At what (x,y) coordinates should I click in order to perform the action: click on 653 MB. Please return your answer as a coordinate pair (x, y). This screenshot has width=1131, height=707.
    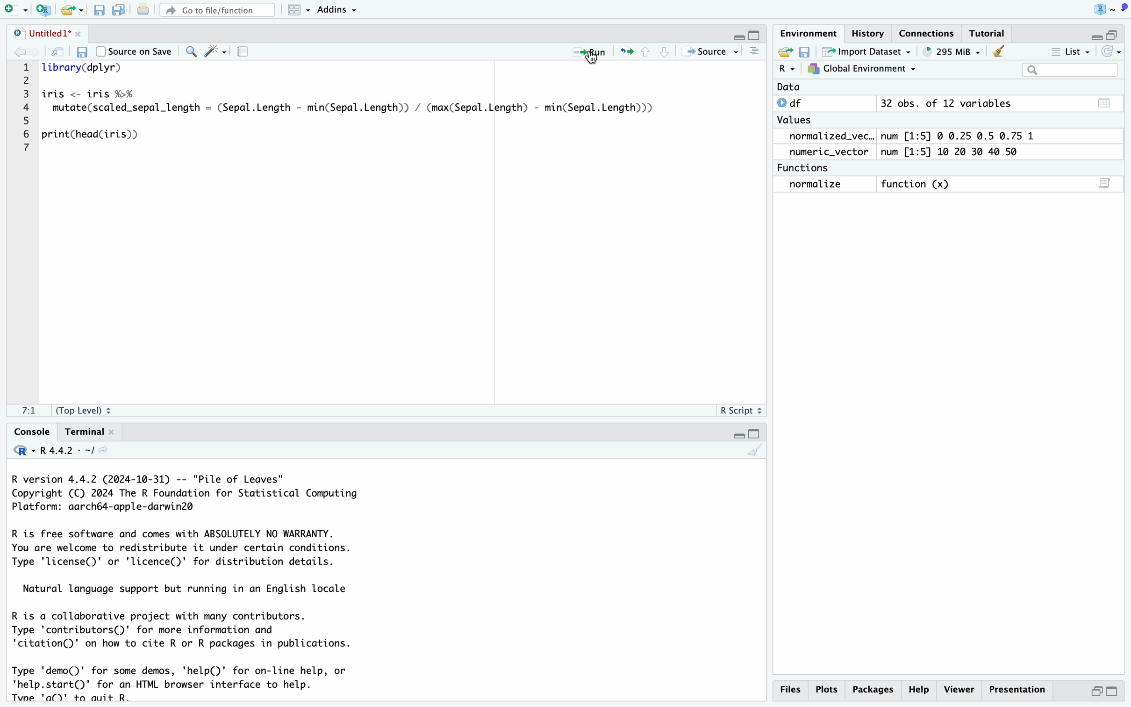
    Looking at the image, I should click on (958, 51).